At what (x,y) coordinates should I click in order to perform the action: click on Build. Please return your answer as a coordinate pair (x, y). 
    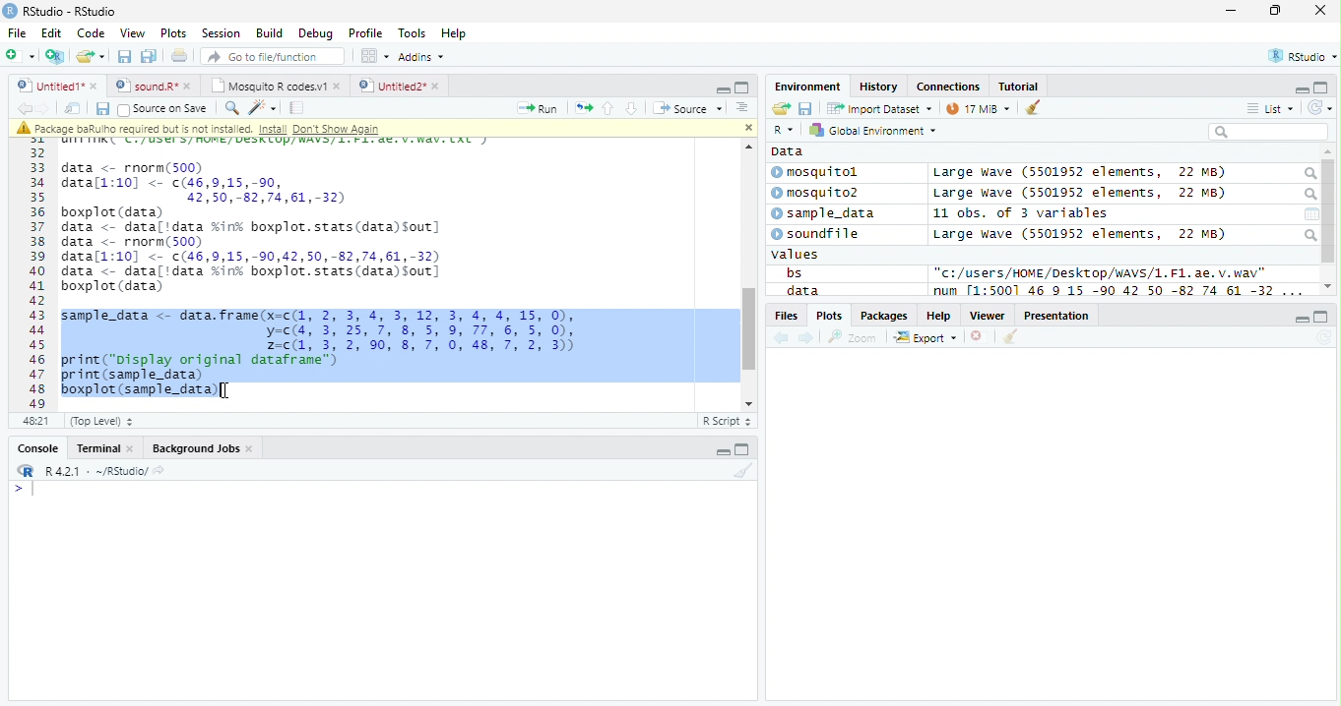
    Looking at the image, I should click on (270, 32).